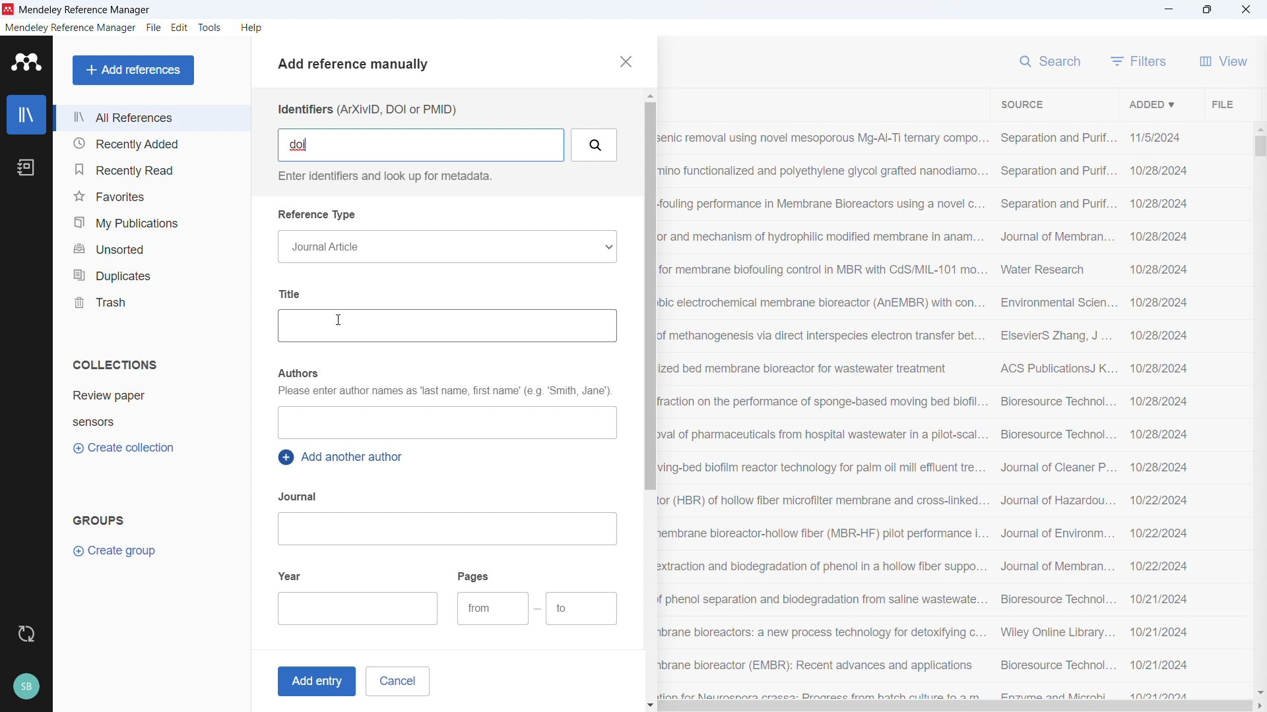 Image resolution: width=1267 pixels, height=712 pixels. Describe the element at coordinates (343, 458) in the screenshot. I see `Add another author ` at that location.